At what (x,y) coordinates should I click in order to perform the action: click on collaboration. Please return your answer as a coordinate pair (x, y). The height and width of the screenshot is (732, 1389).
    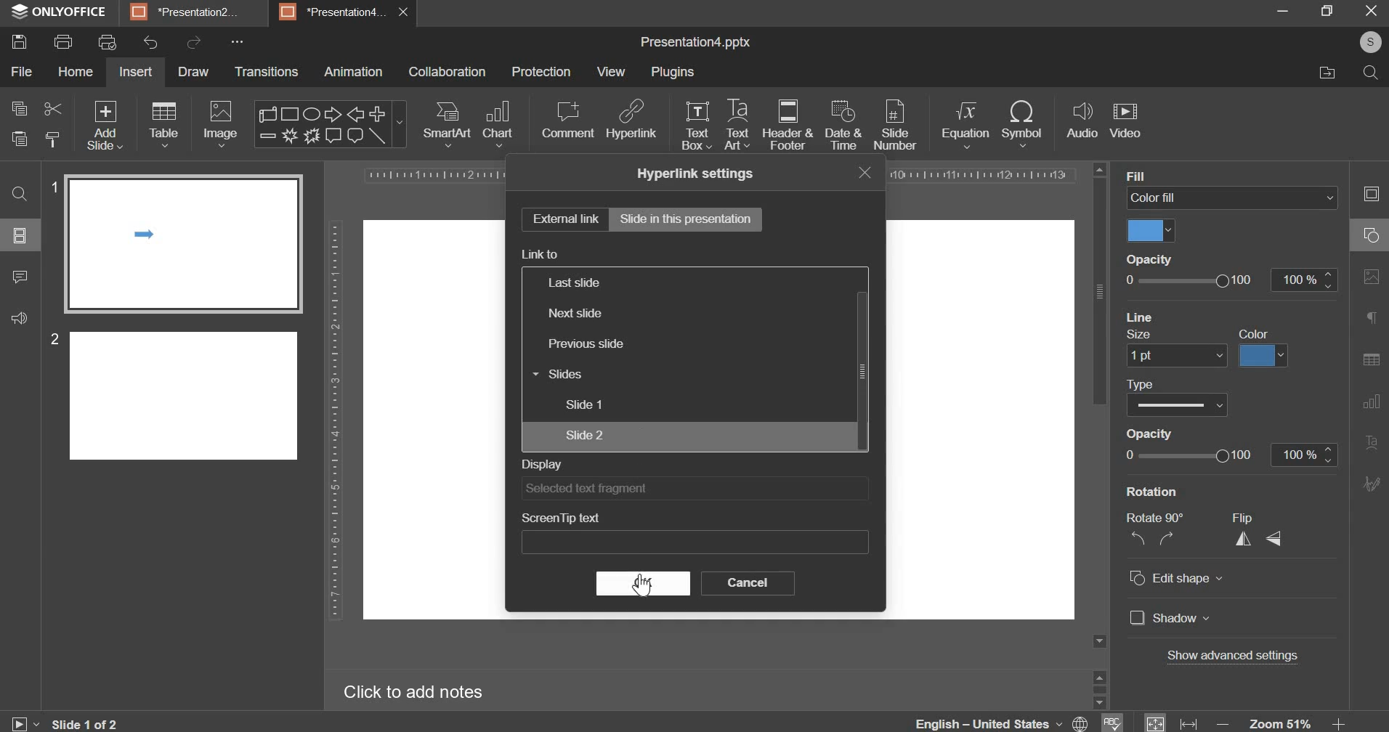
    Looking at the image, I should click on (449, 72).